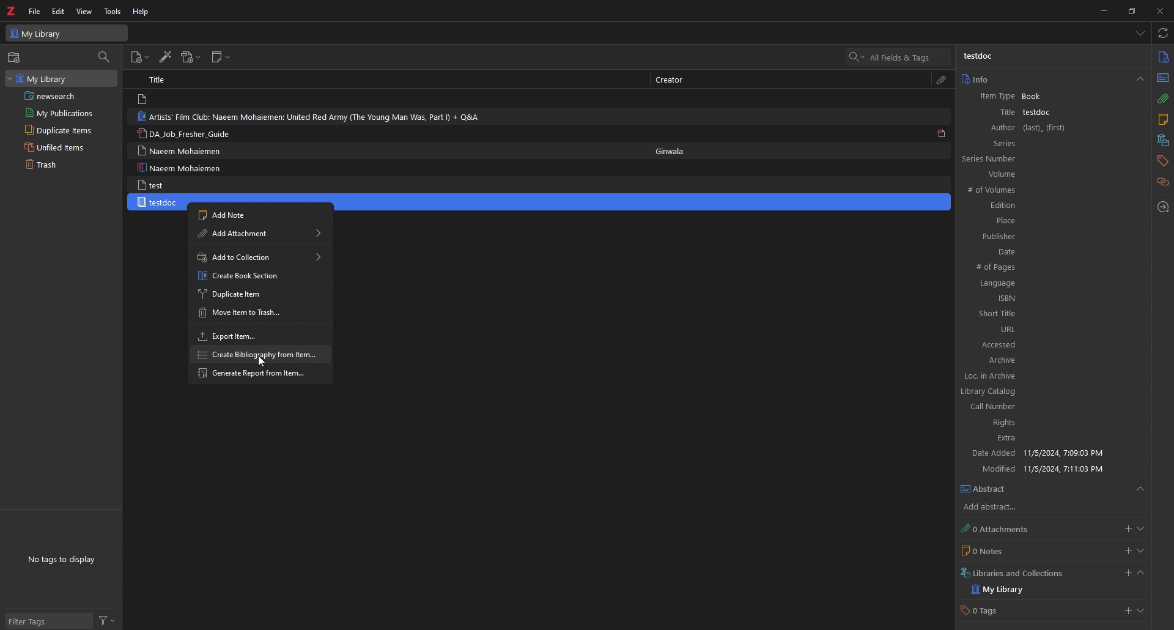 The height and width of the screenshot is (630, 1174). Describe the element at coordinates (113, 12) in the screenshot. I see `tools` at that location.